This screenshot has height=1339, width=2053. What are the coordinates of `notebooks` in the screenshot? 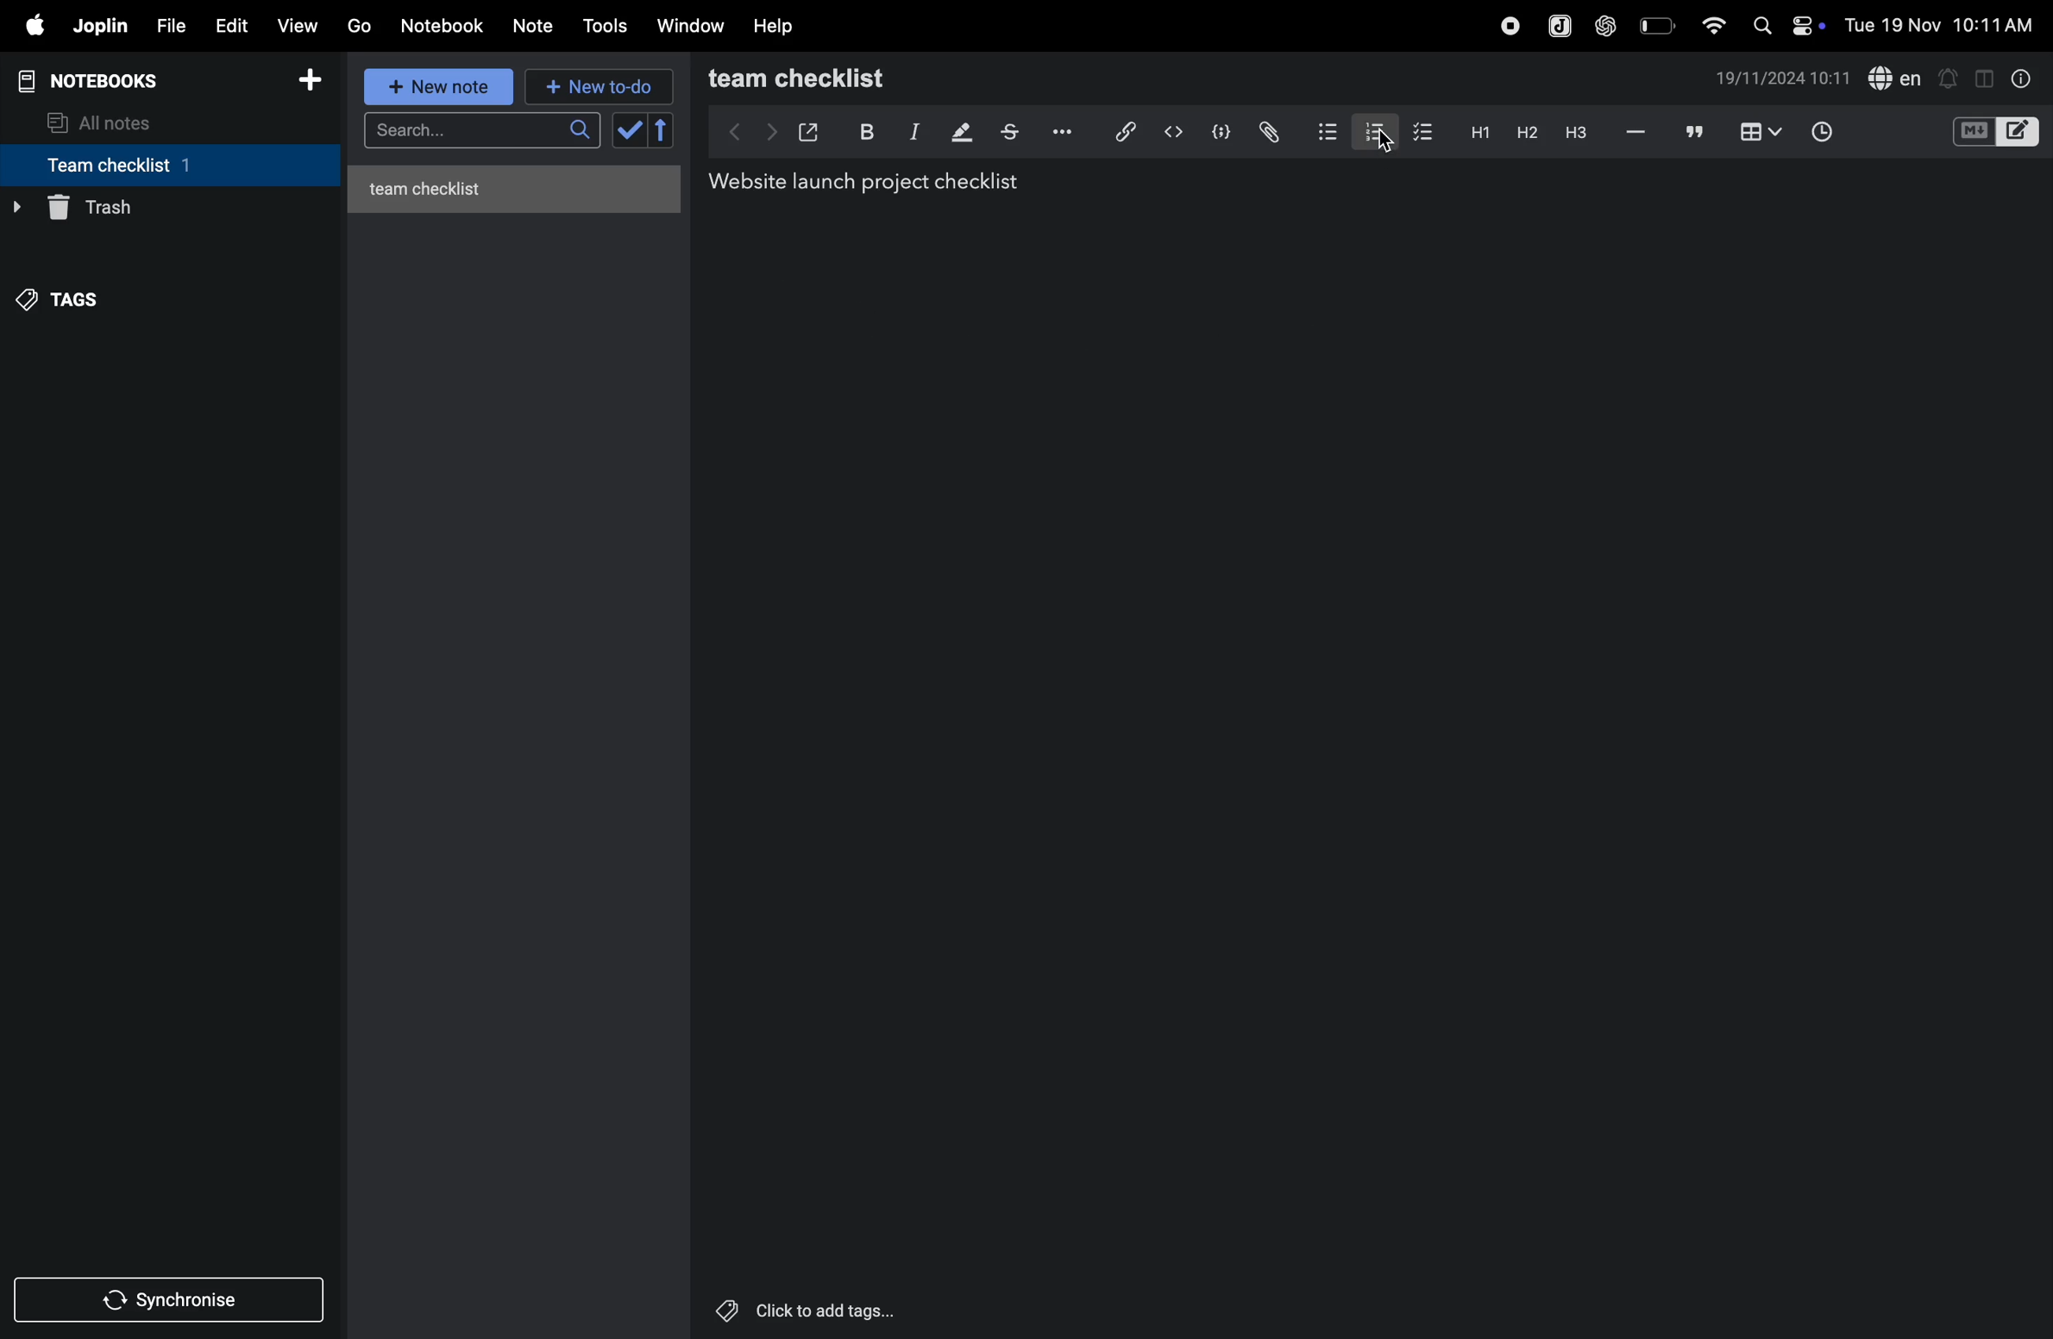 It's located at (98, 79).